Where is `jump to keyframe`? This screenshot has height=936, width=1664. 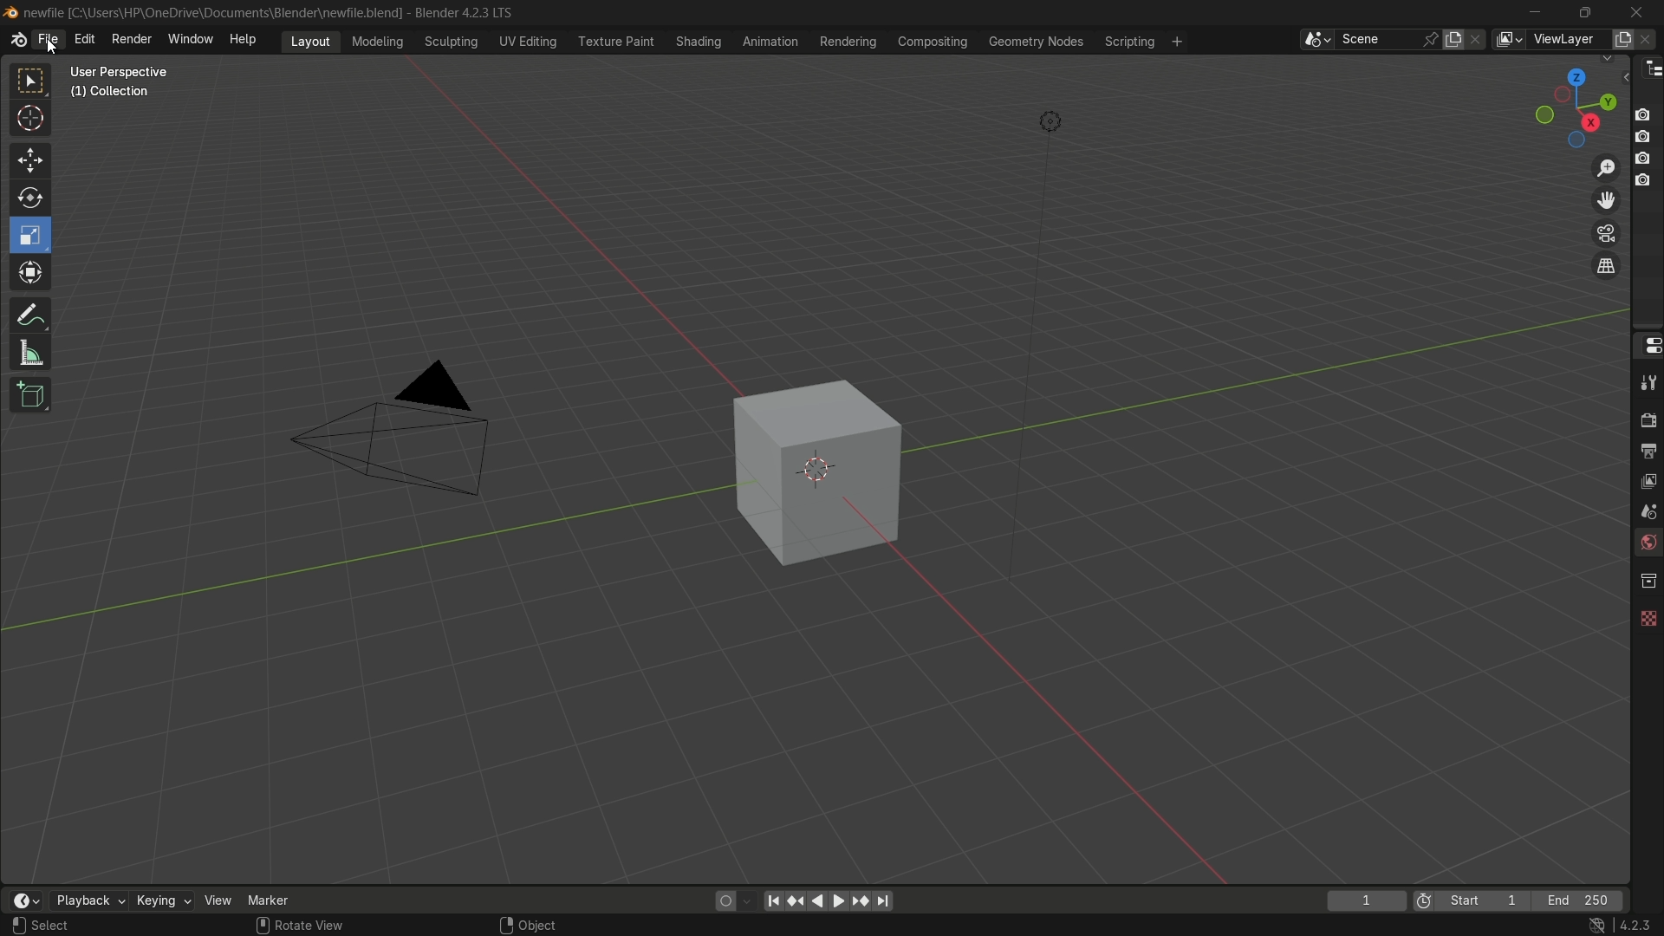
jump to keyframe is located at coordinates (796, 899).